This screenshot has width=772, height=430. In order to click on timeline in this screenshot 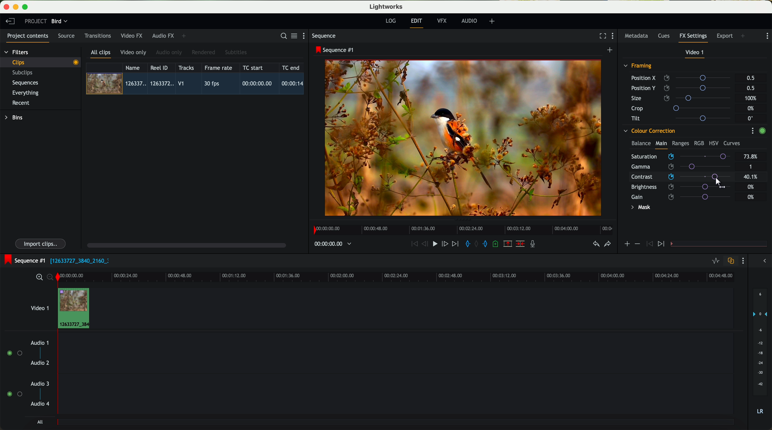, I will do `click(412, 276)`.